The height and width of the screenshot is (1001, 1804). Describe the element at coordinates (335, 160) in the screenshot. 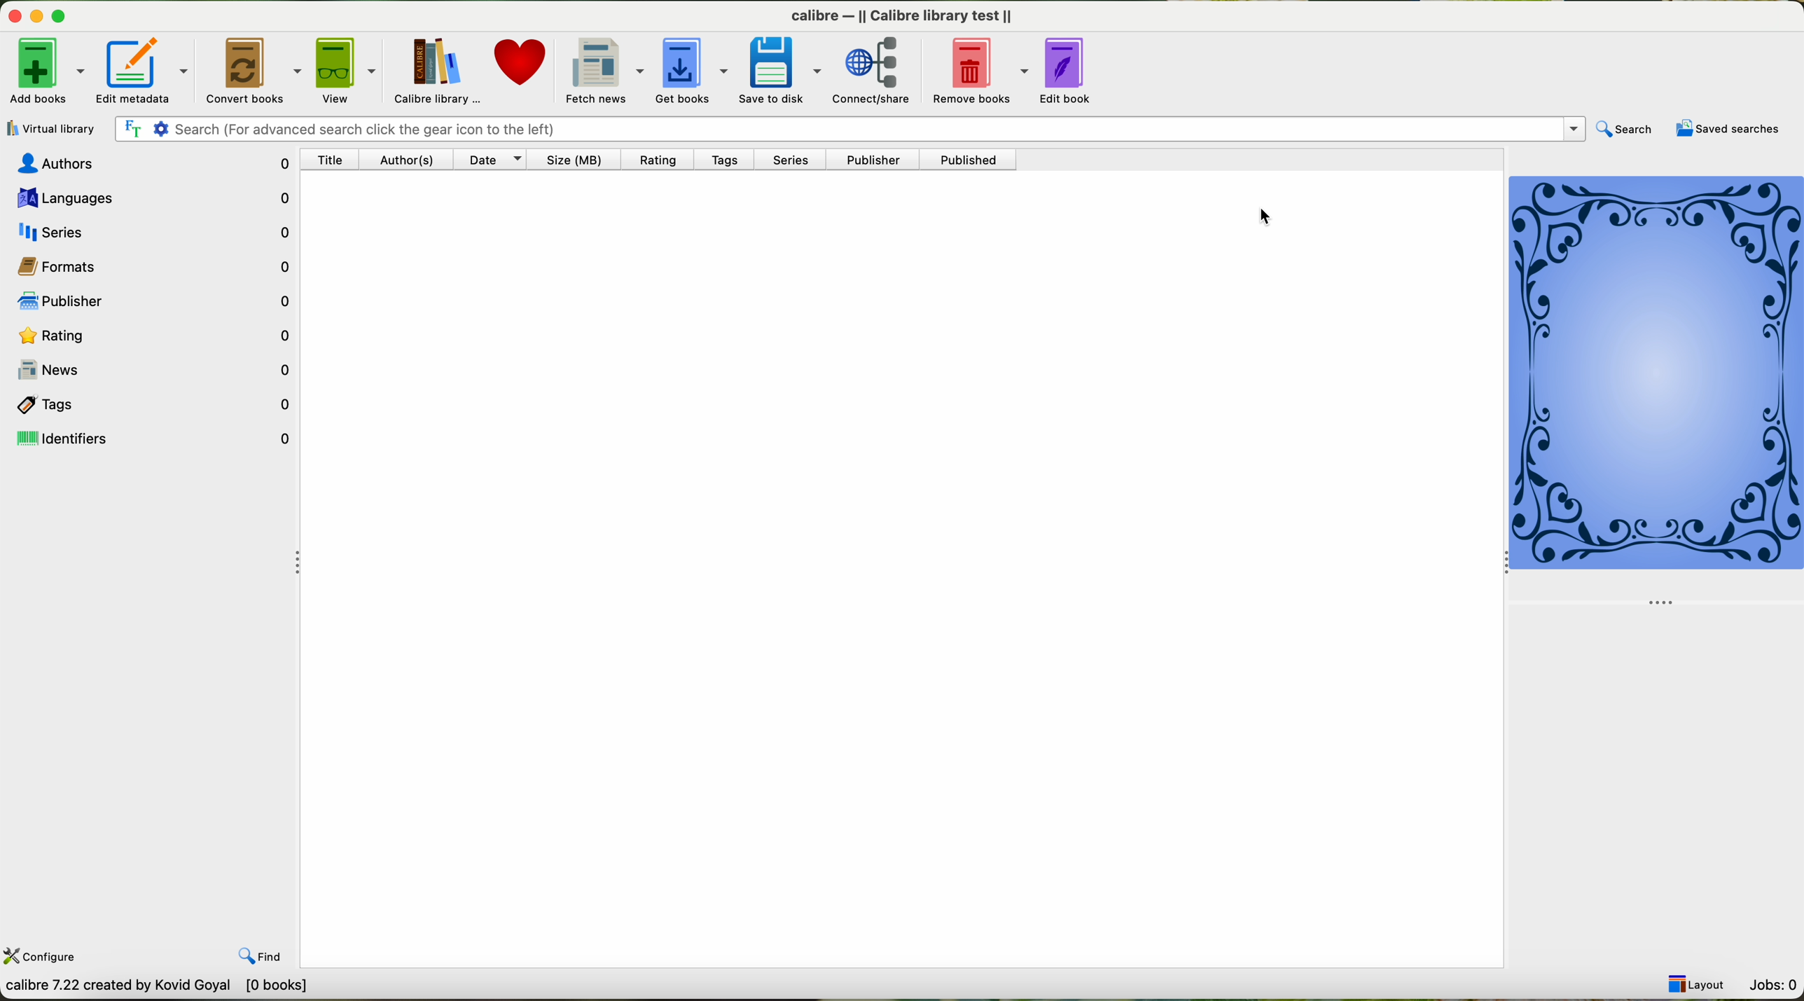

I see `title` at that location.